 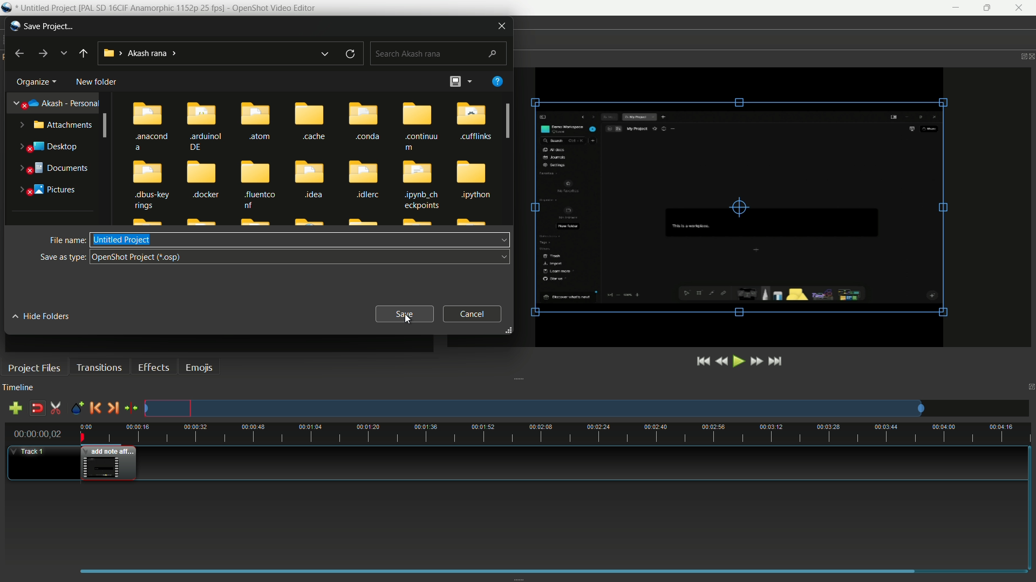 I want to click on time, so click(x=555, y=432).